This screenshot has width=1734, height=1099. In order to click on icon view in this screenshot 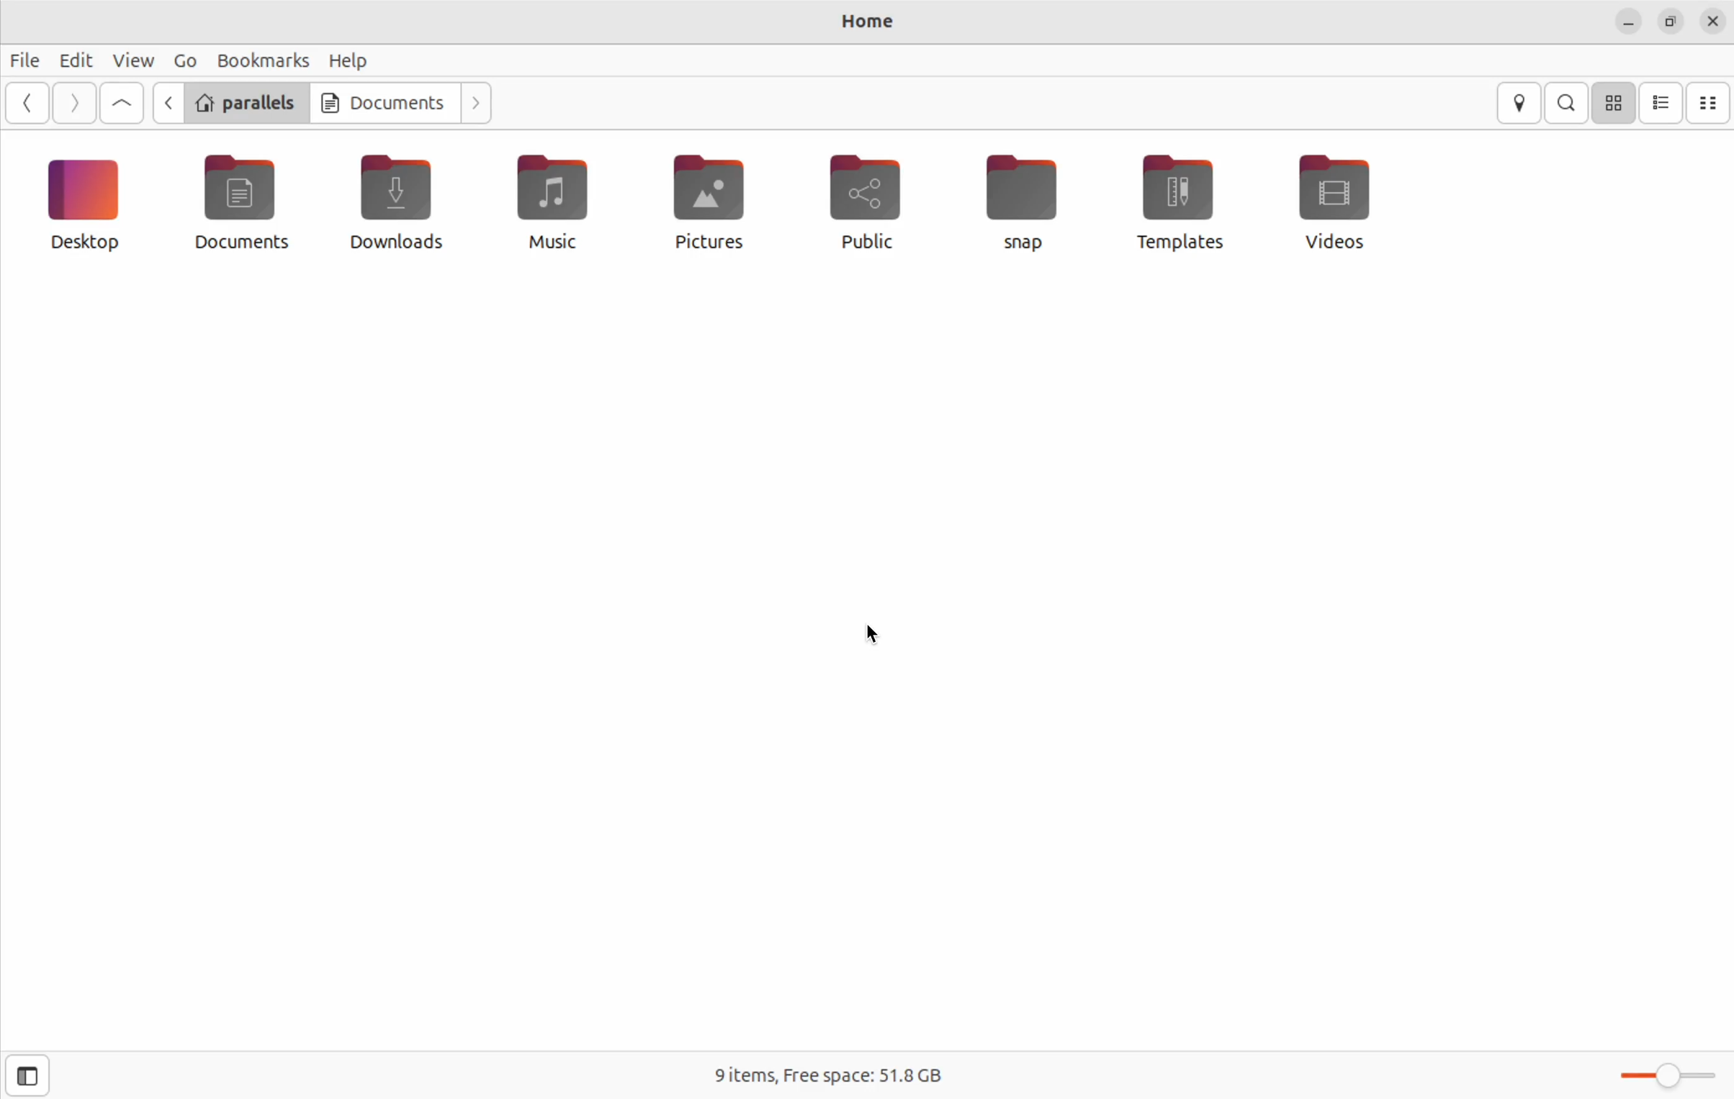, I will do `click(1616, 104)`.